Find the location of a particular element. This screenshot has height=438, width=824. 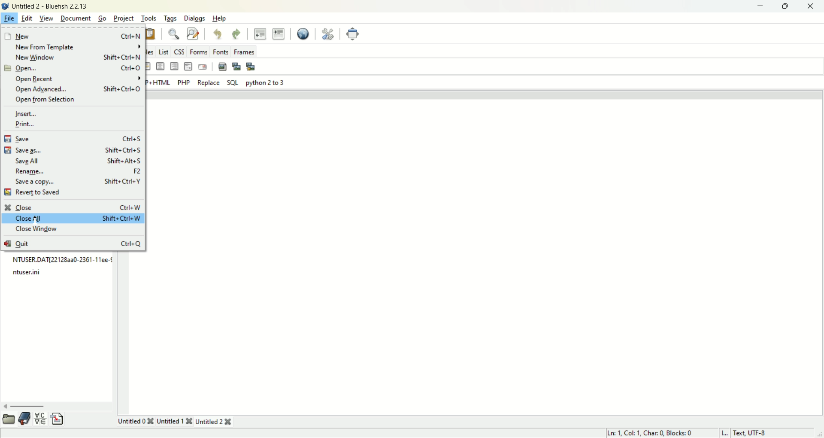

undo is located at coordinates (218, 34).